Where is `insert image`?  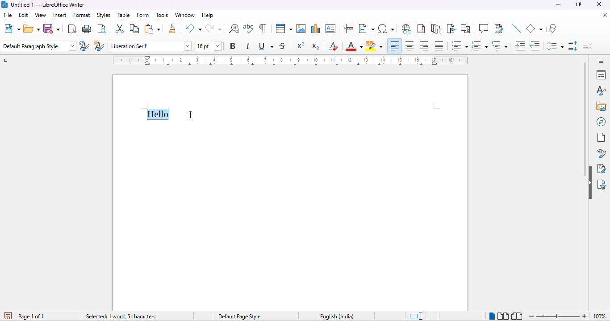
insert image is located at coordinates (301, 29).